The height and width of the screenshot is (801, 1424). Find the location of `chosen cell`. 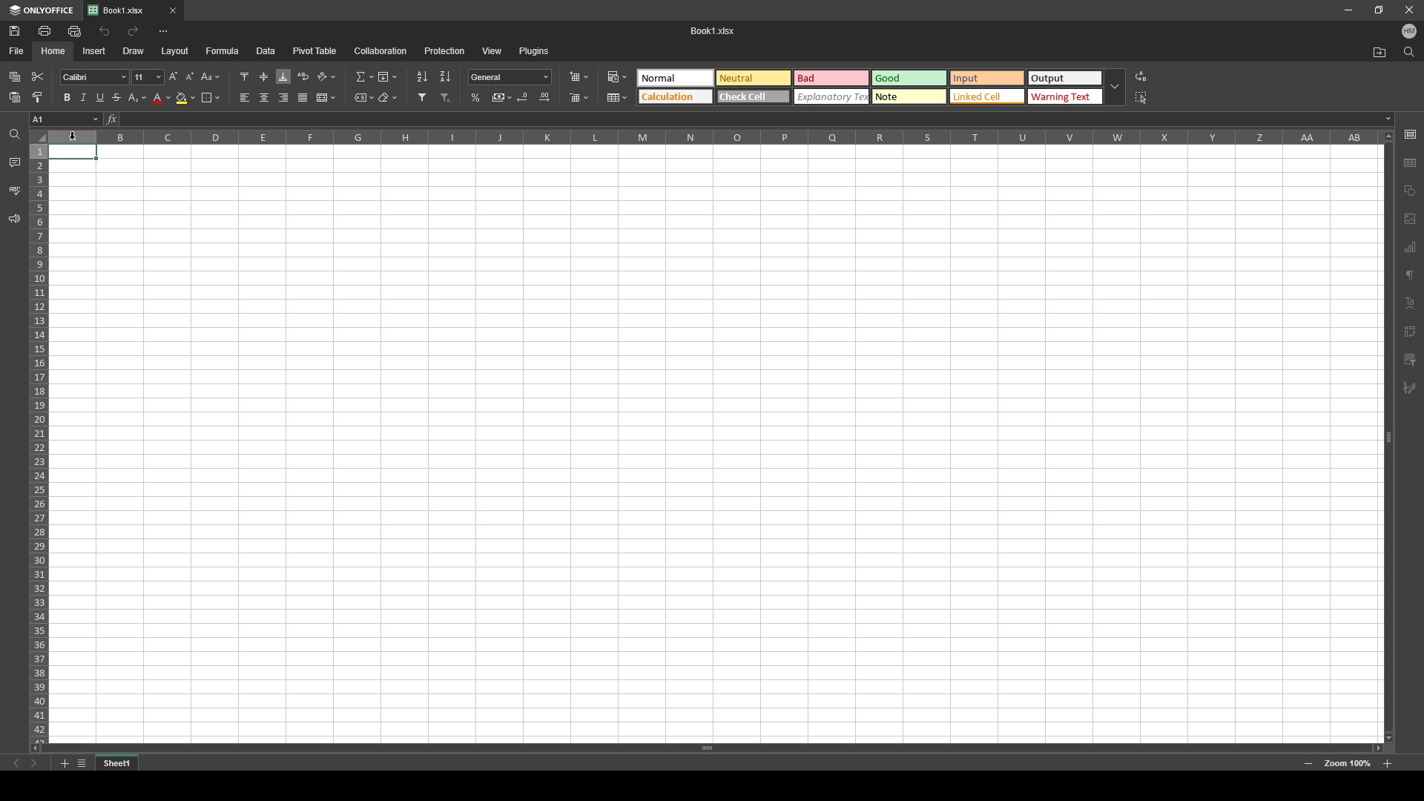

chosen cell is located at coordinates (65, 119).